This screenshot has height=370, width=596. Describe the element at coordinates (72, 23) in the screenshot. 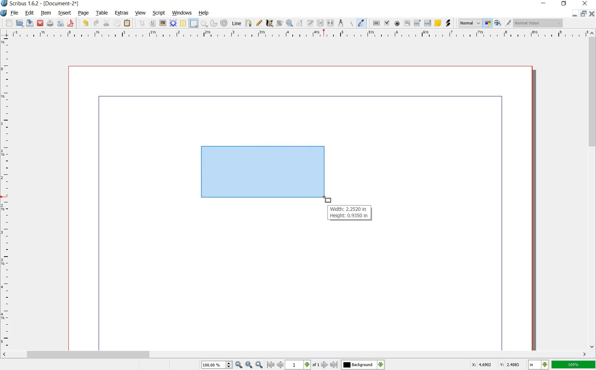

I see `SAVE AS PDF` at that location.